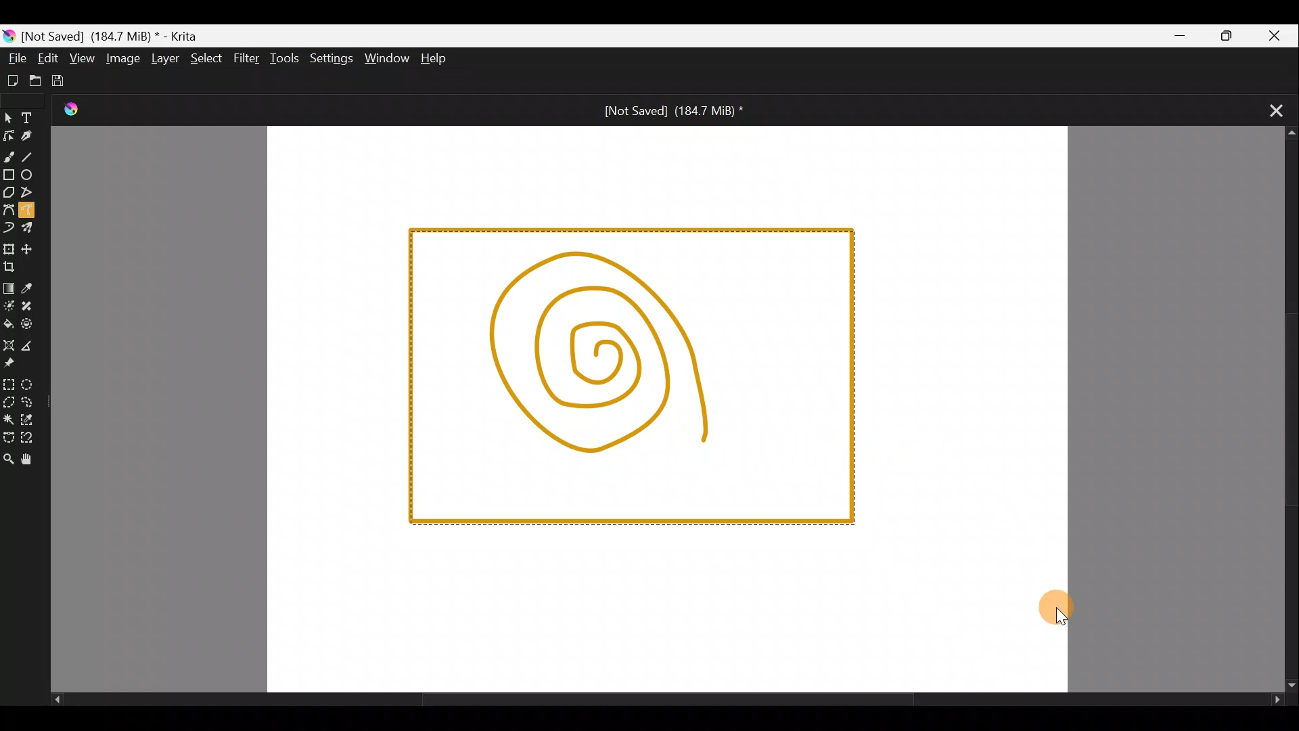 This screenshot has width=1299, height=731. Describe the element at coordinates (8, 345) in the screenshot. I see `Assistant tool` at that location.